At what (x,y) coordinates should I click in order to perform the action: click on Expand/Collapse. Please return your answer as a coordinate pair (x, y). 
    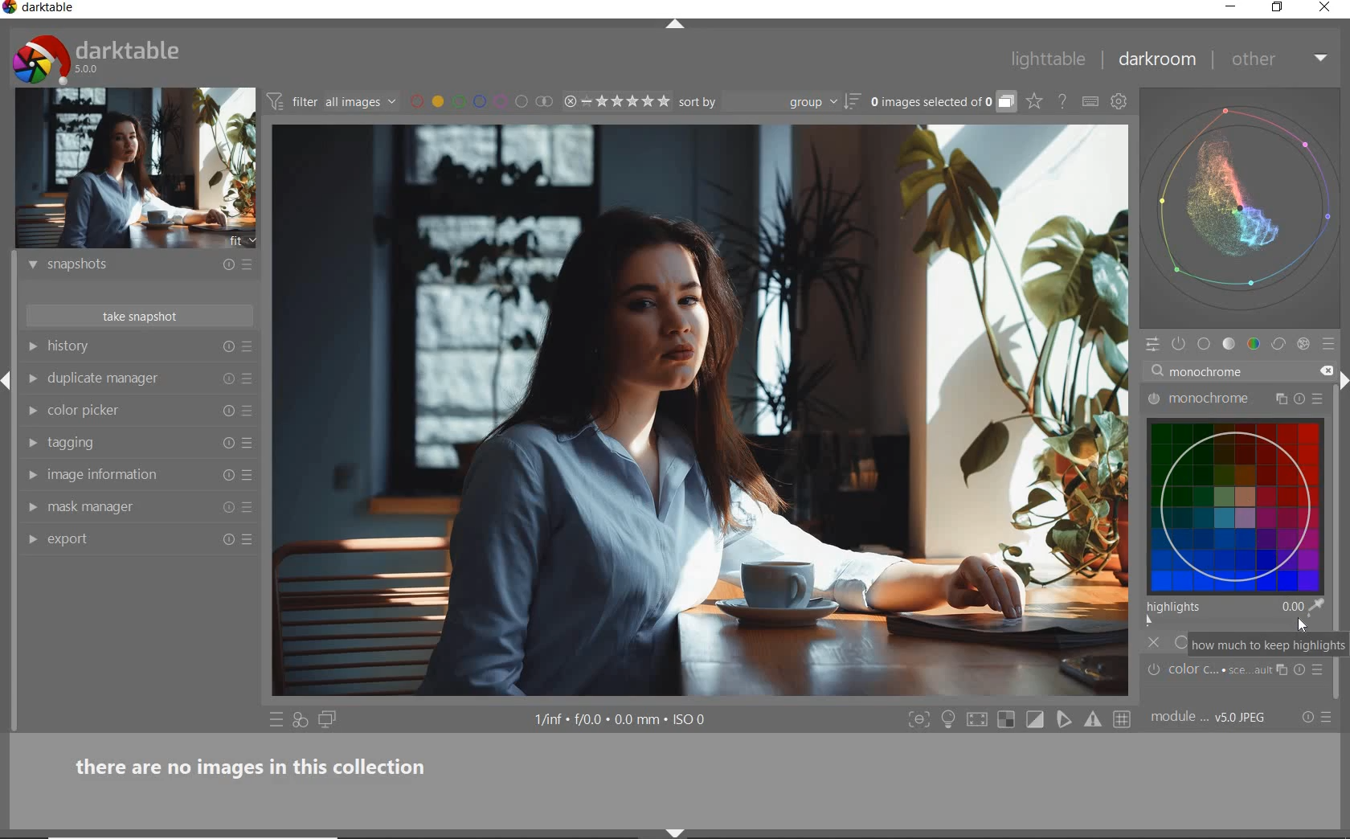
    Looking at the image, I should click on (8, 376).